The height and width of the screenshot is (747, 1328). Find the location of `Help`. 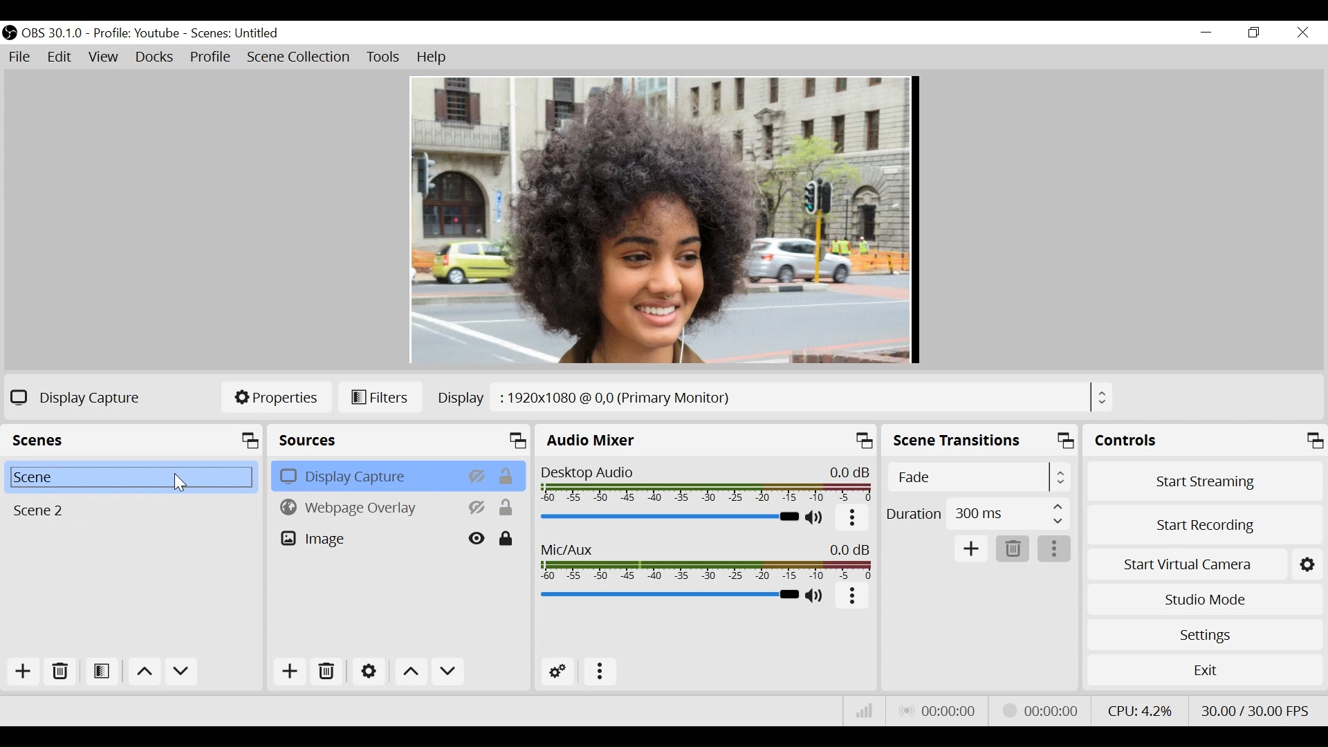

Help is located at coordinates (434, 59).